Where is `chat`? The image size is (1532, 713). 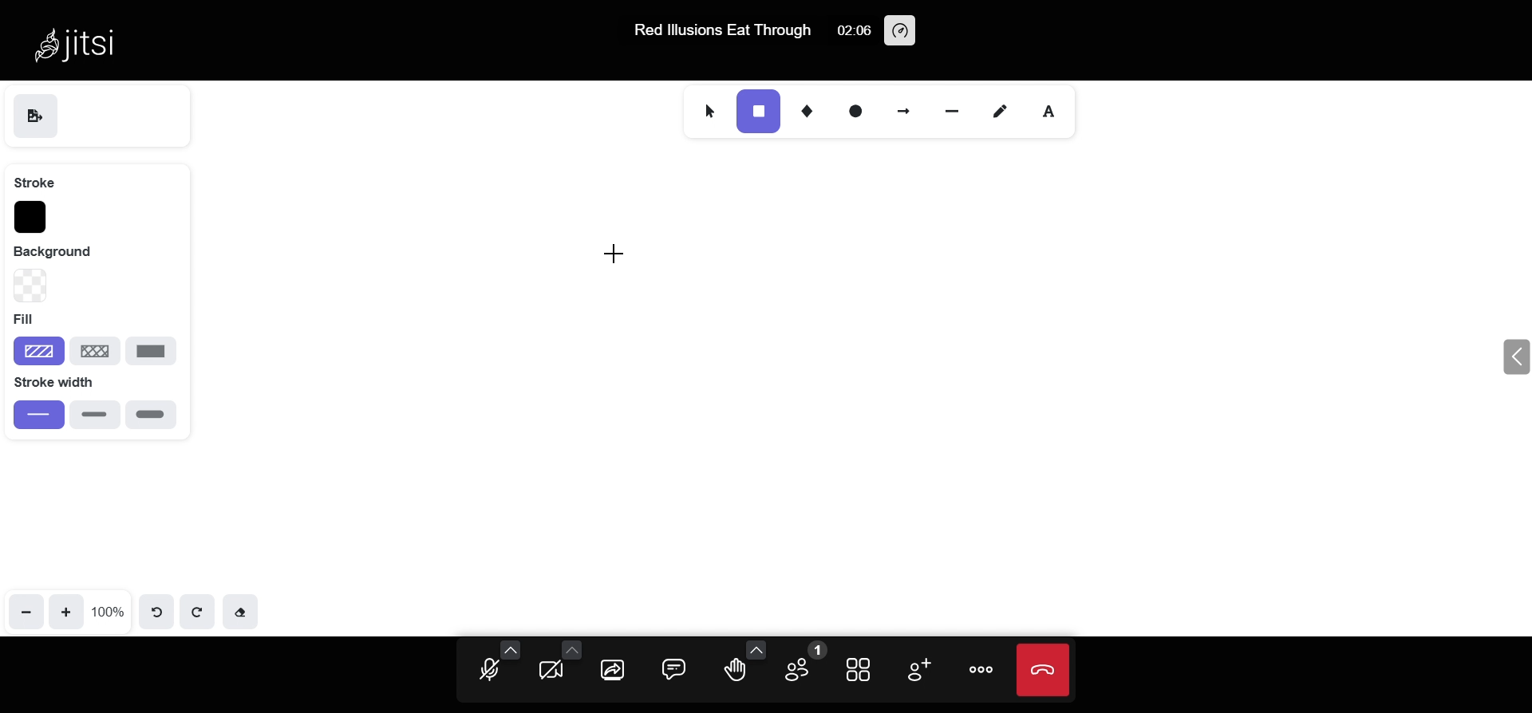
chat is located at coordinates (674, 668).